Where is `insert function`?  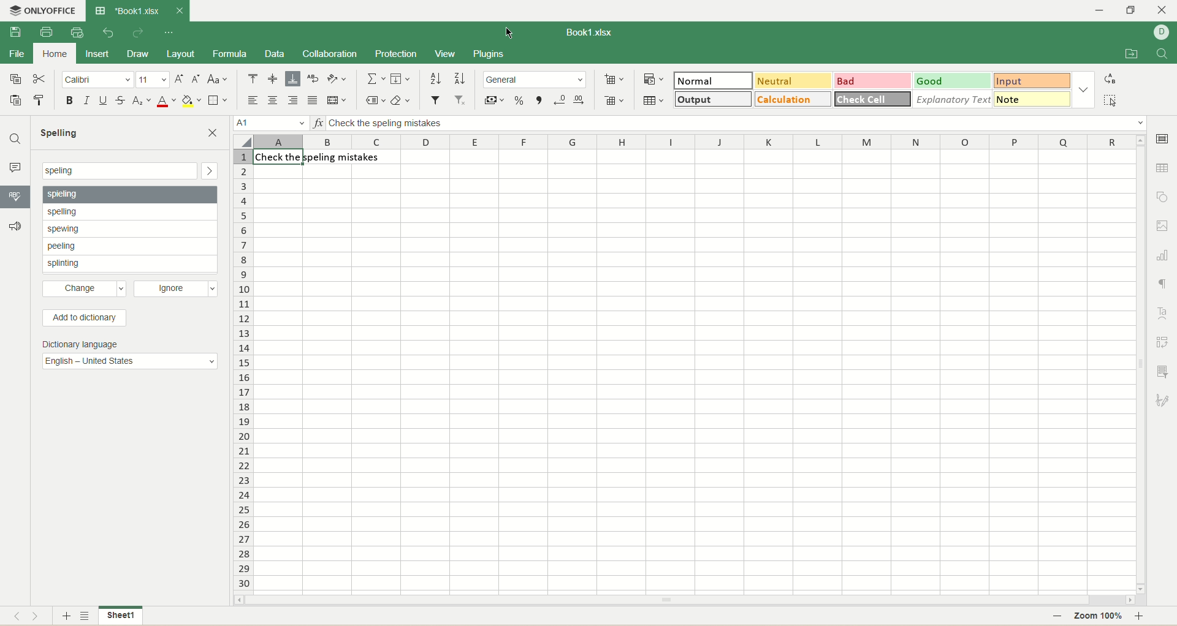 insert function is located at coordinates (318, 123).